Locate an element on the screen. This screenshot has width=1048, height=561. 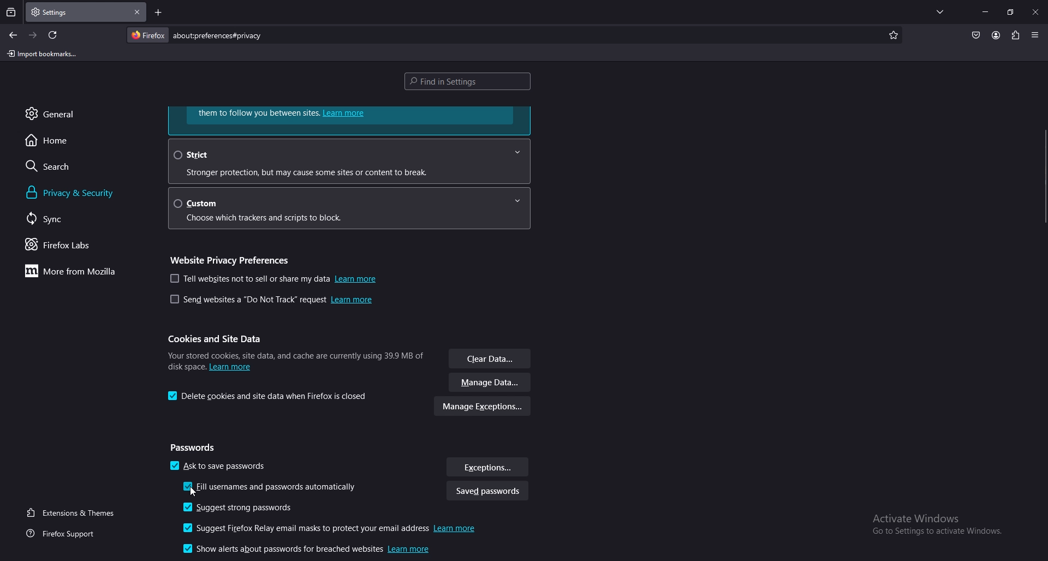
tab is located at coordinates (57, 13).